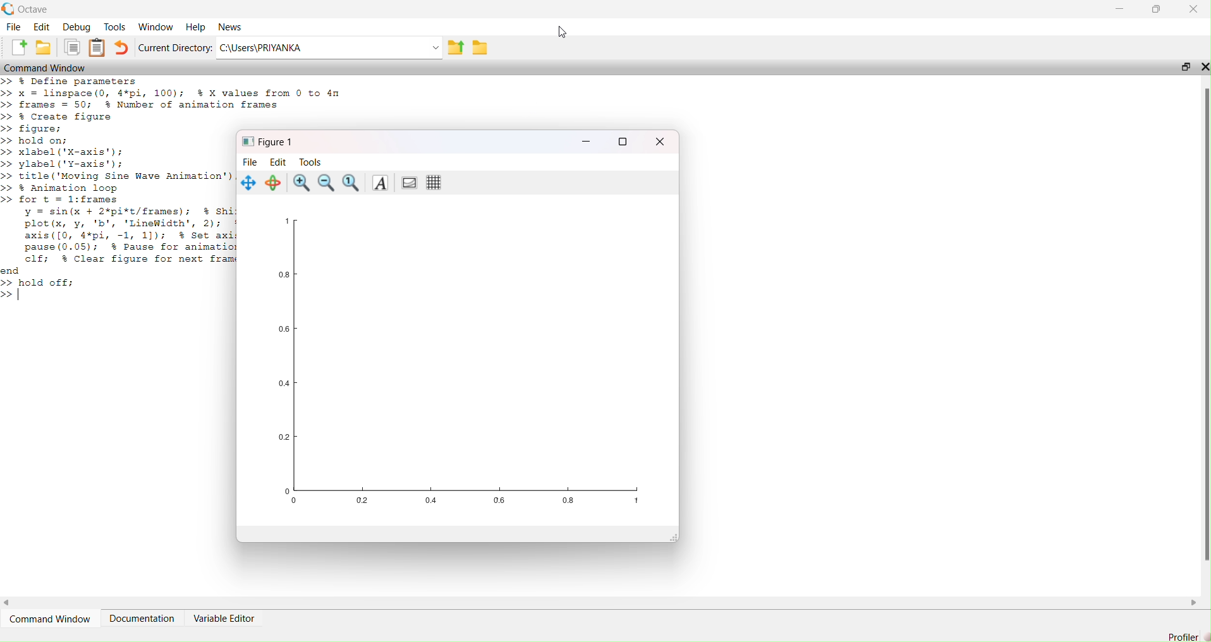 This screenshot has width=1211, height=642. I want to click on Debug, so click(76, 26).